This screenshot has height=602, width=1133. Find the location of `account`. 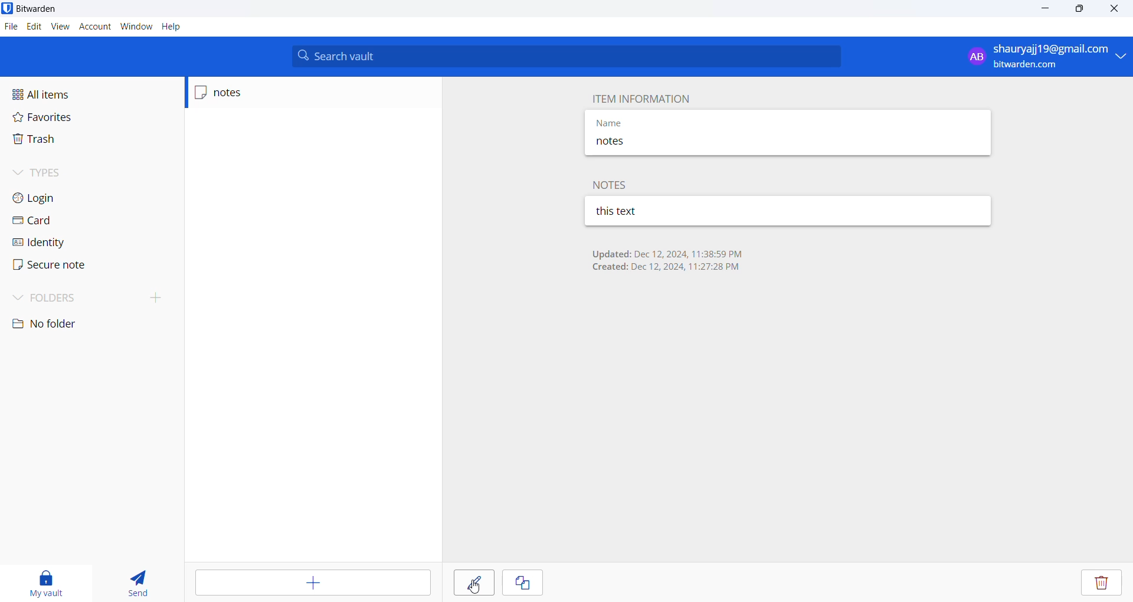

account is located at coordinates (93, 27).